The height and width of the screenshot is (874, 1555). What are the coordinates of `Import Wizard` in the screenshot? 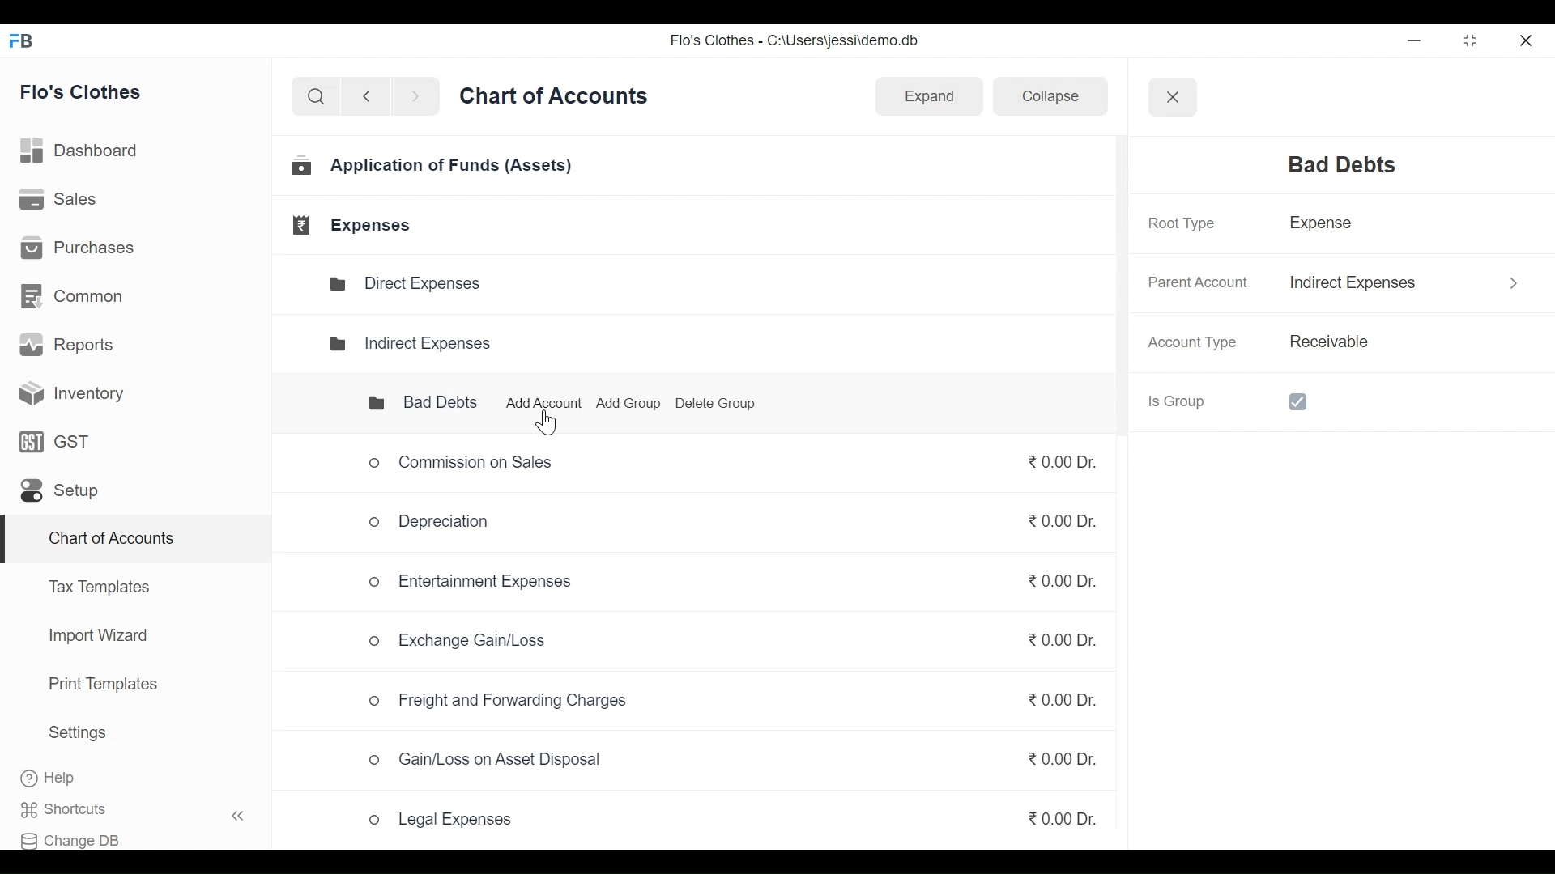 It's located at (93, 638).